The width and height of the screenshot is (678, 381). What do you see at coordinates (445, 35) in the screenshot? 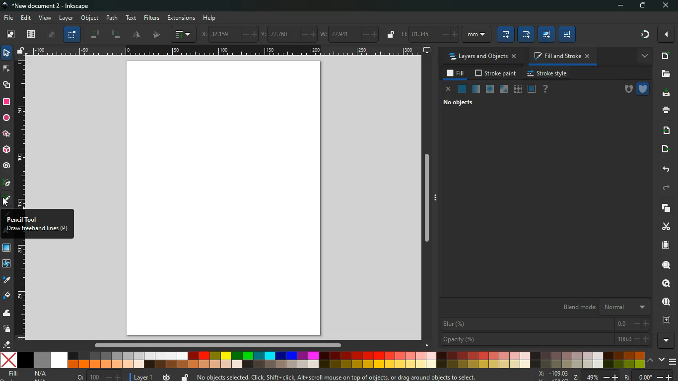
I see `h` at bounding box center [445, 35].